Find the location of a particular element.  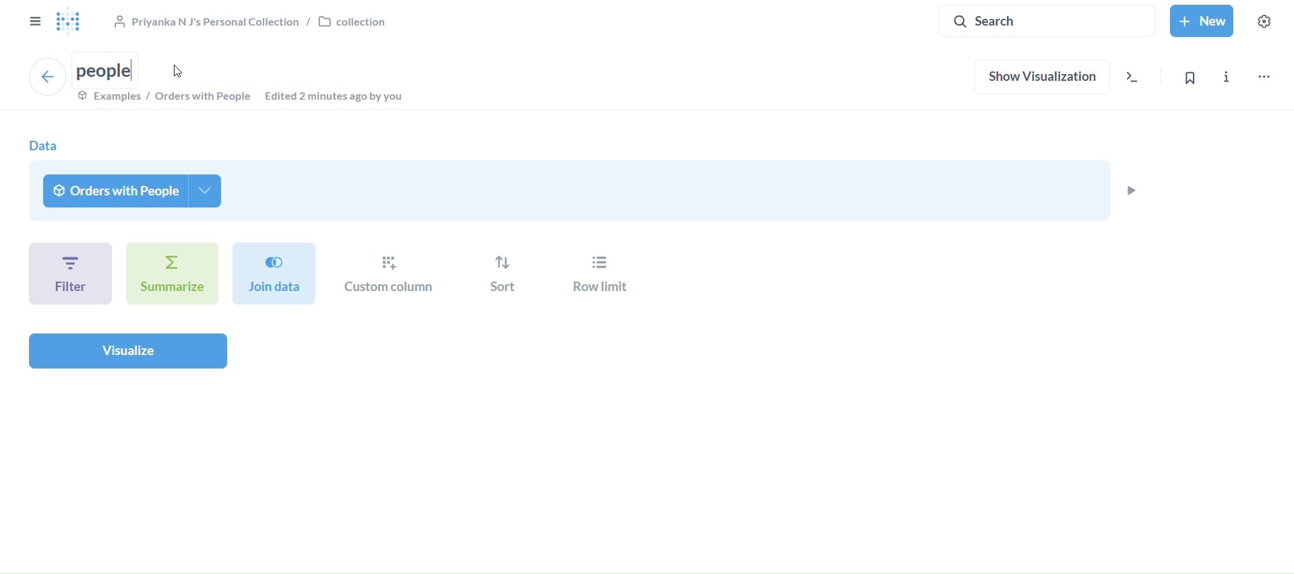

custom column is located at coordinates (391, 274).